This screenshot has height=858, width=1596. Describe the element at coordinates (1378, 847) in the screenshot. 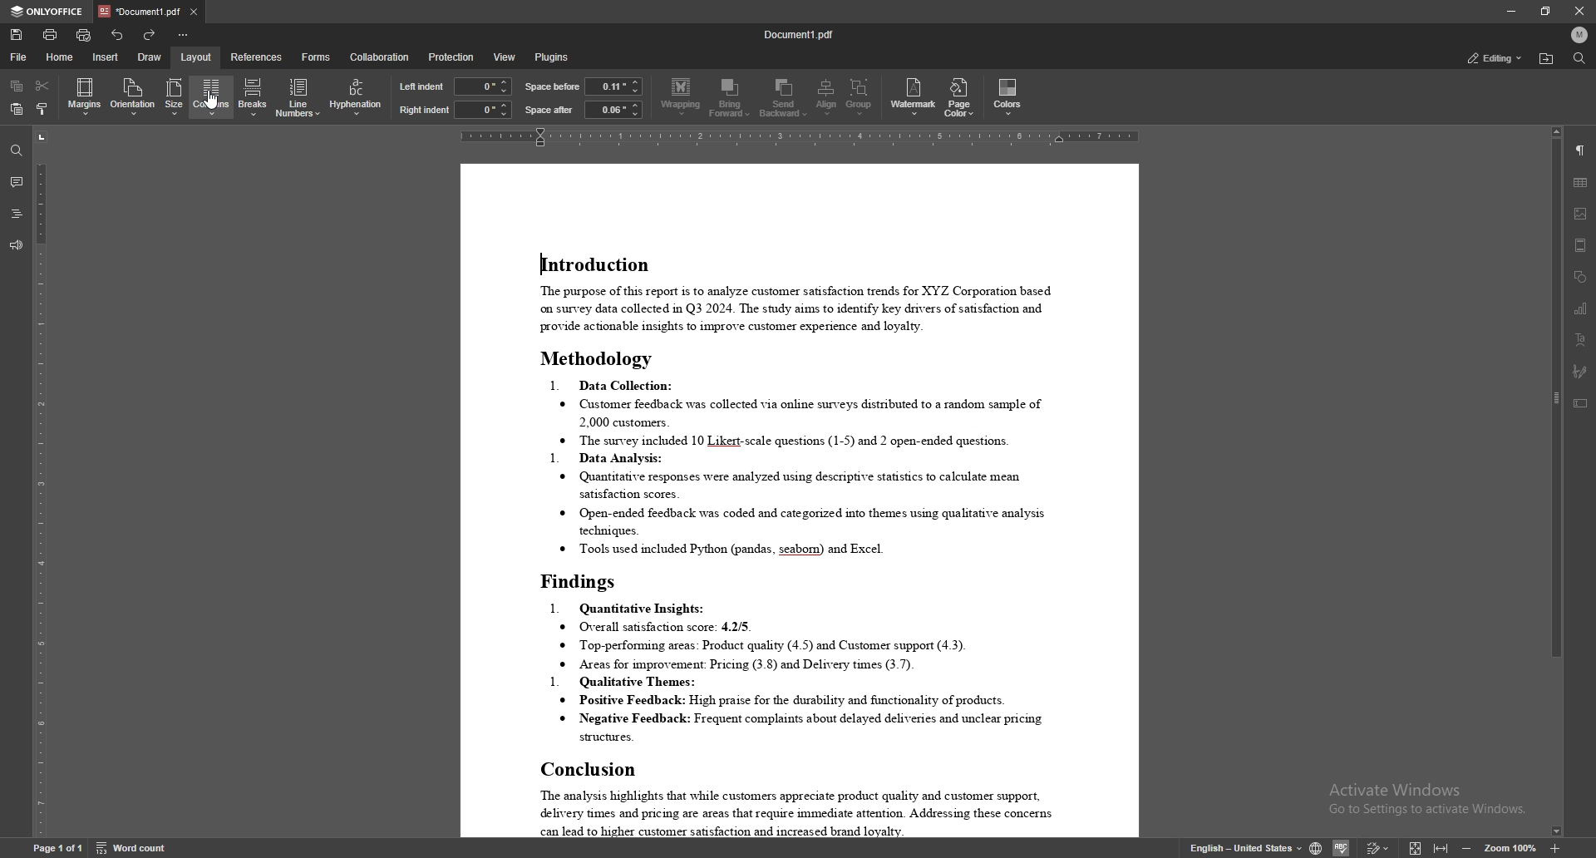

I see `track changes` at that location.